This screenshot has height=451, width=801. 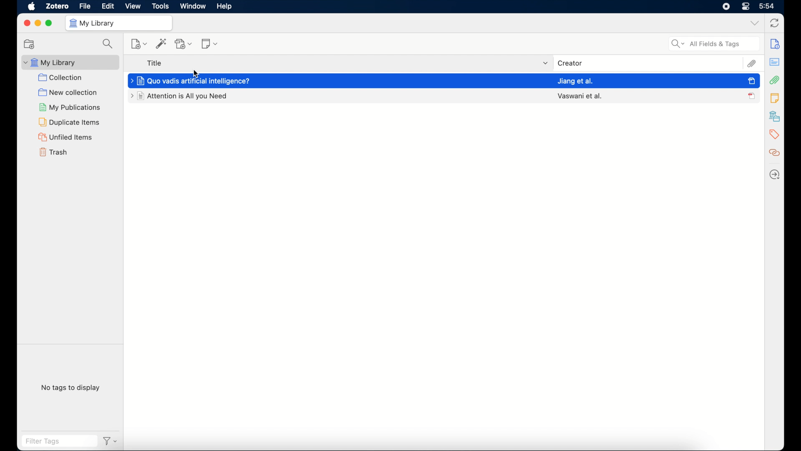 What do you see at coordinates (180, 96) in the screenshot?
I see `journal title` at bounding box center [180, 96].